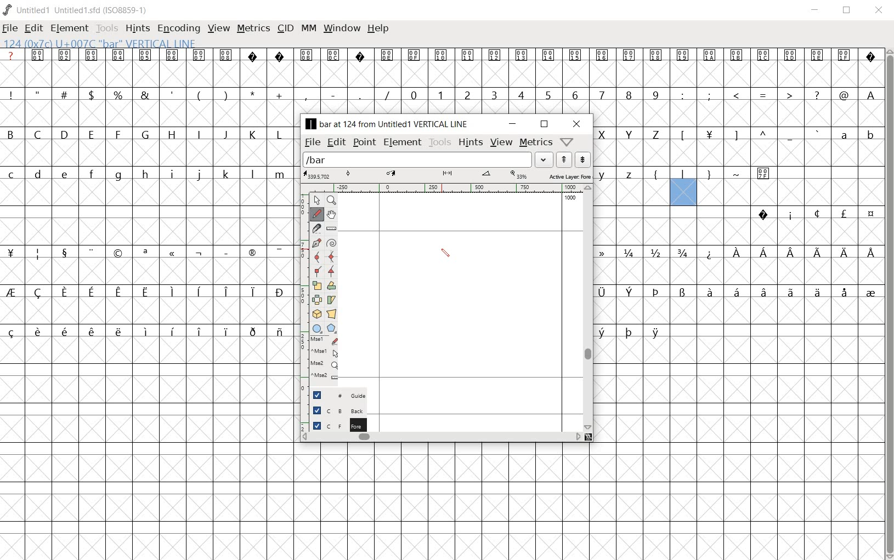 This screenshot has height=560, width=894. I want to click on mse1, so click(322, 352).